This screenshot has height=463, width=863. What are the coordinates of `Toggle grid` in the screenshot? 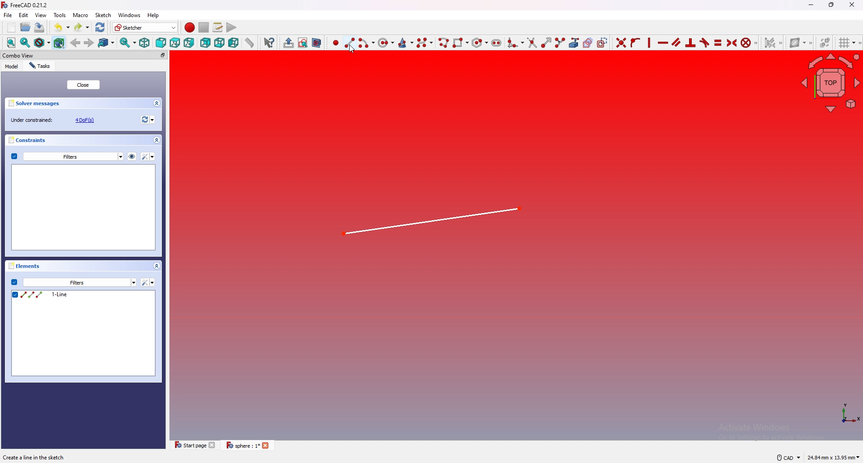 It's located at (846, 43).